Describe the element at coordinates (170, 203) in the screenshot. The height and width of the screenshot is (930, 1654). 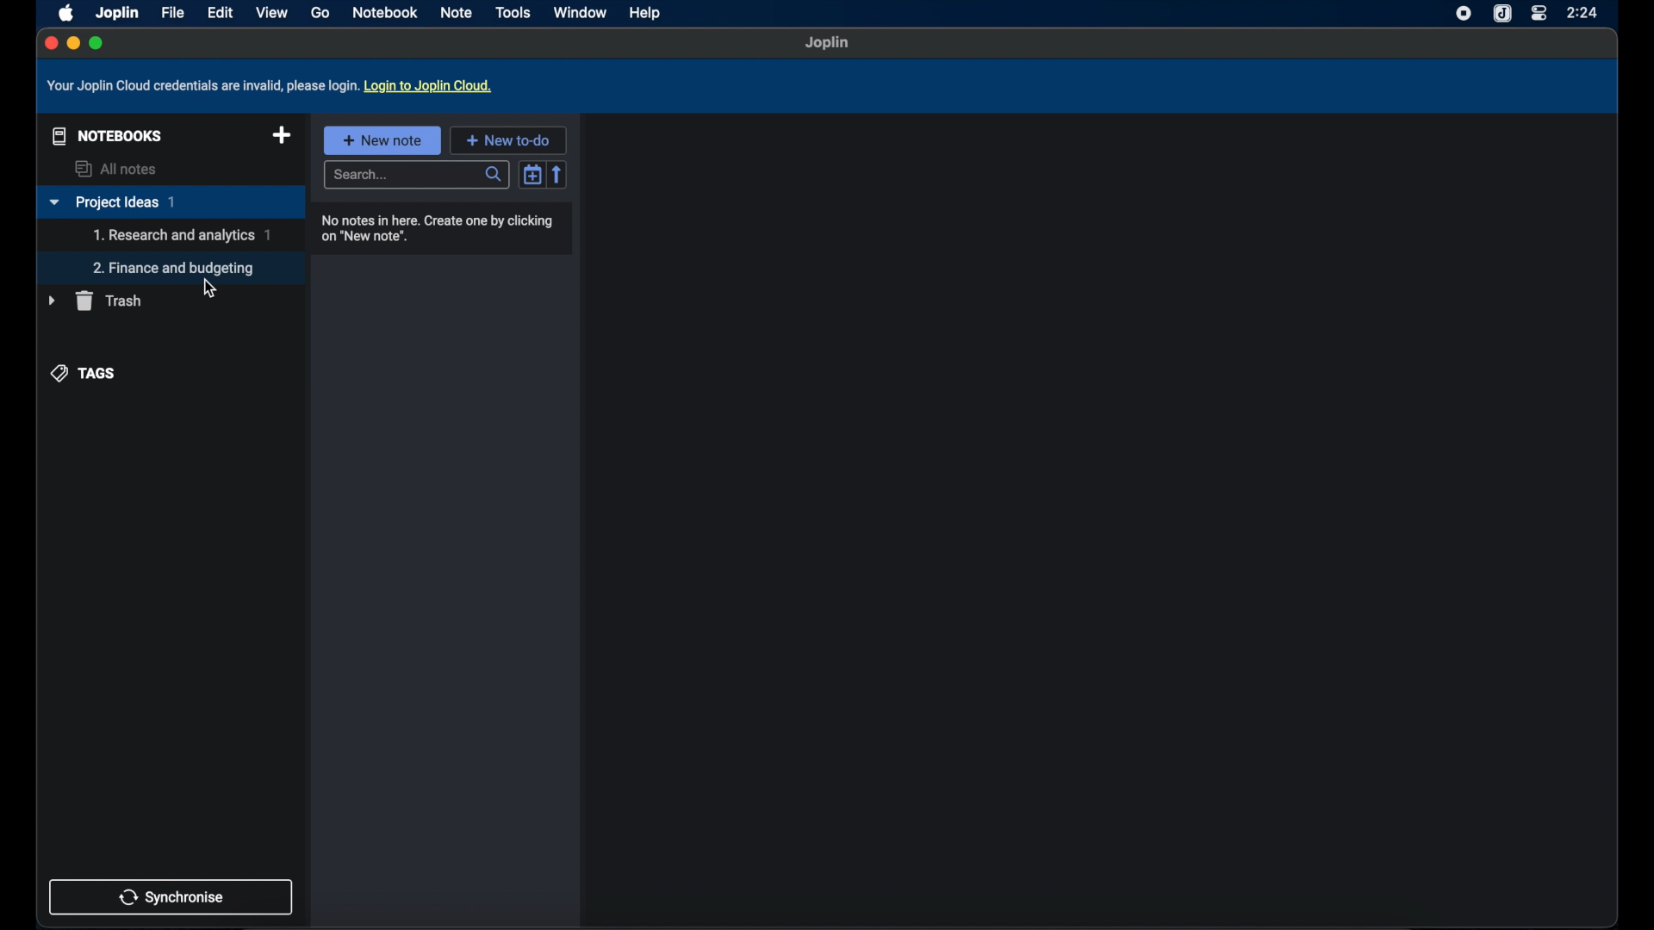
I see `project ideas 1` at that location.